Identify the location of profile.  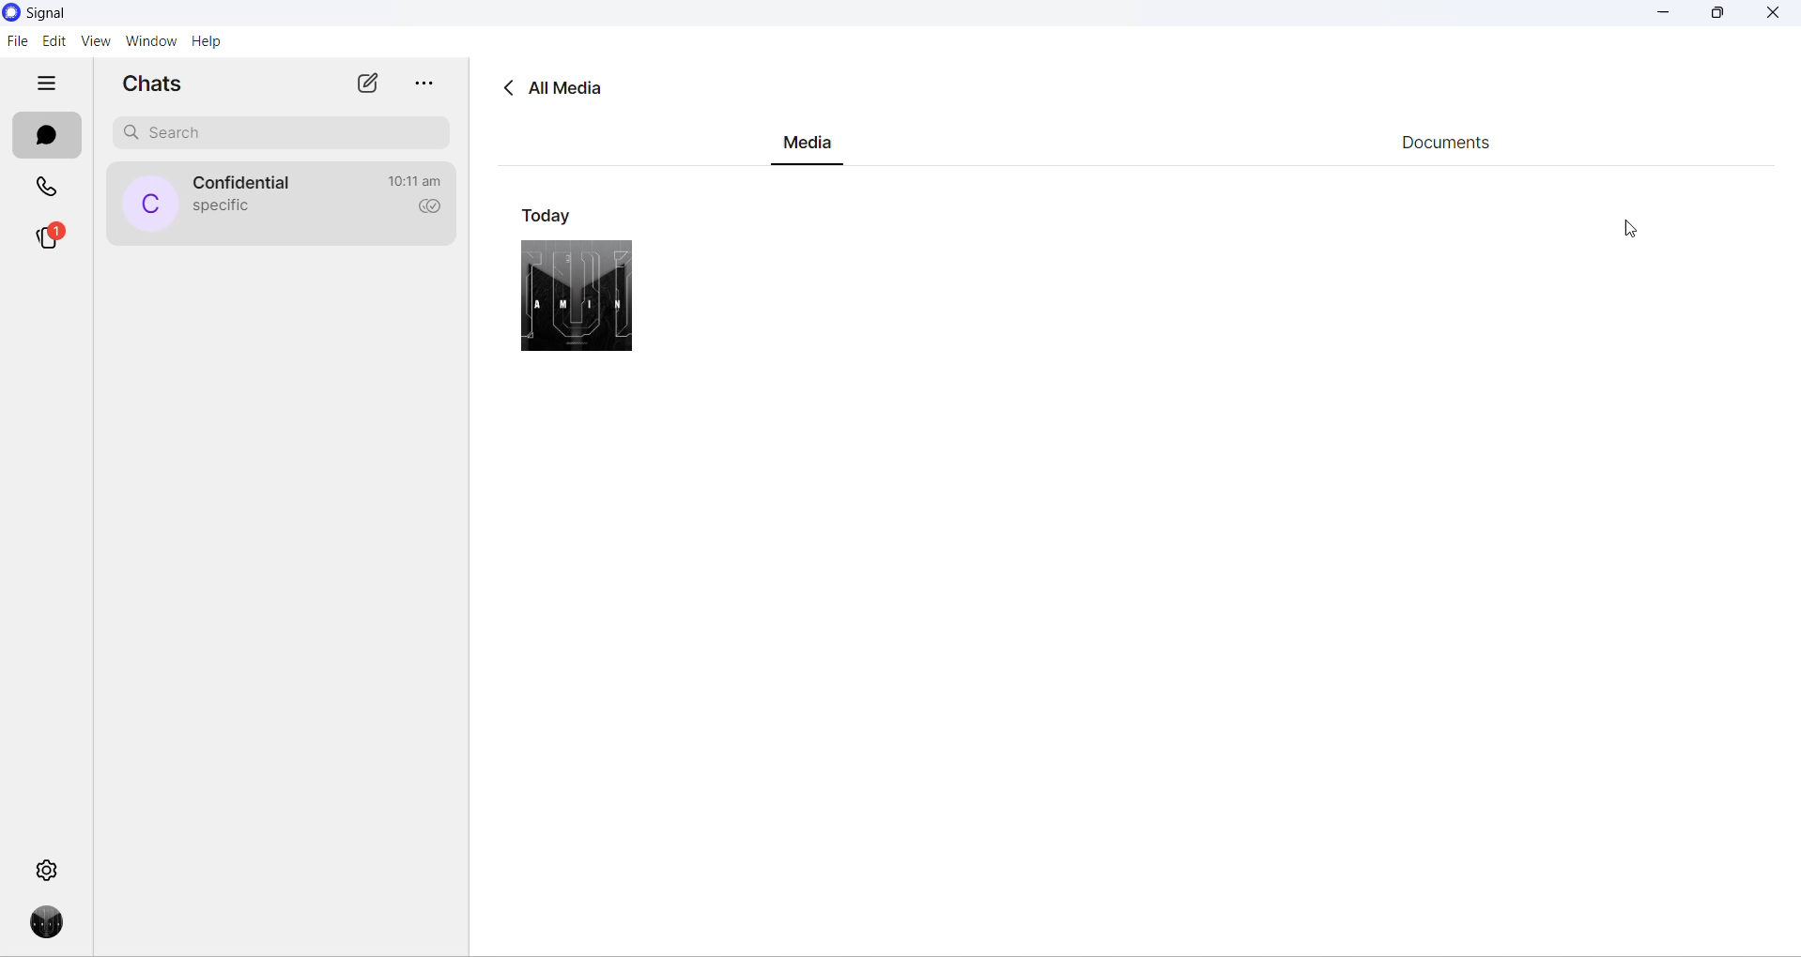
(50, 923).